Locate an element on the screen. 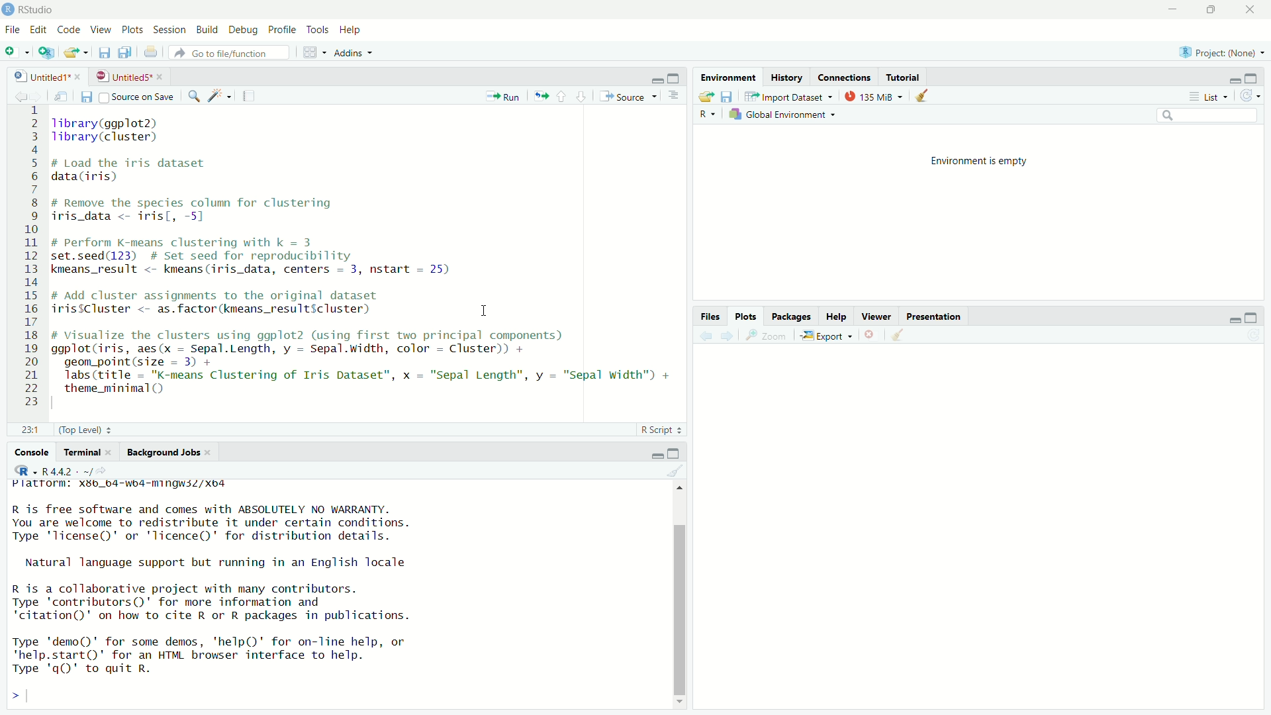 This screenshot has width=1271, height=715. close is located at coordinates (163, 76).